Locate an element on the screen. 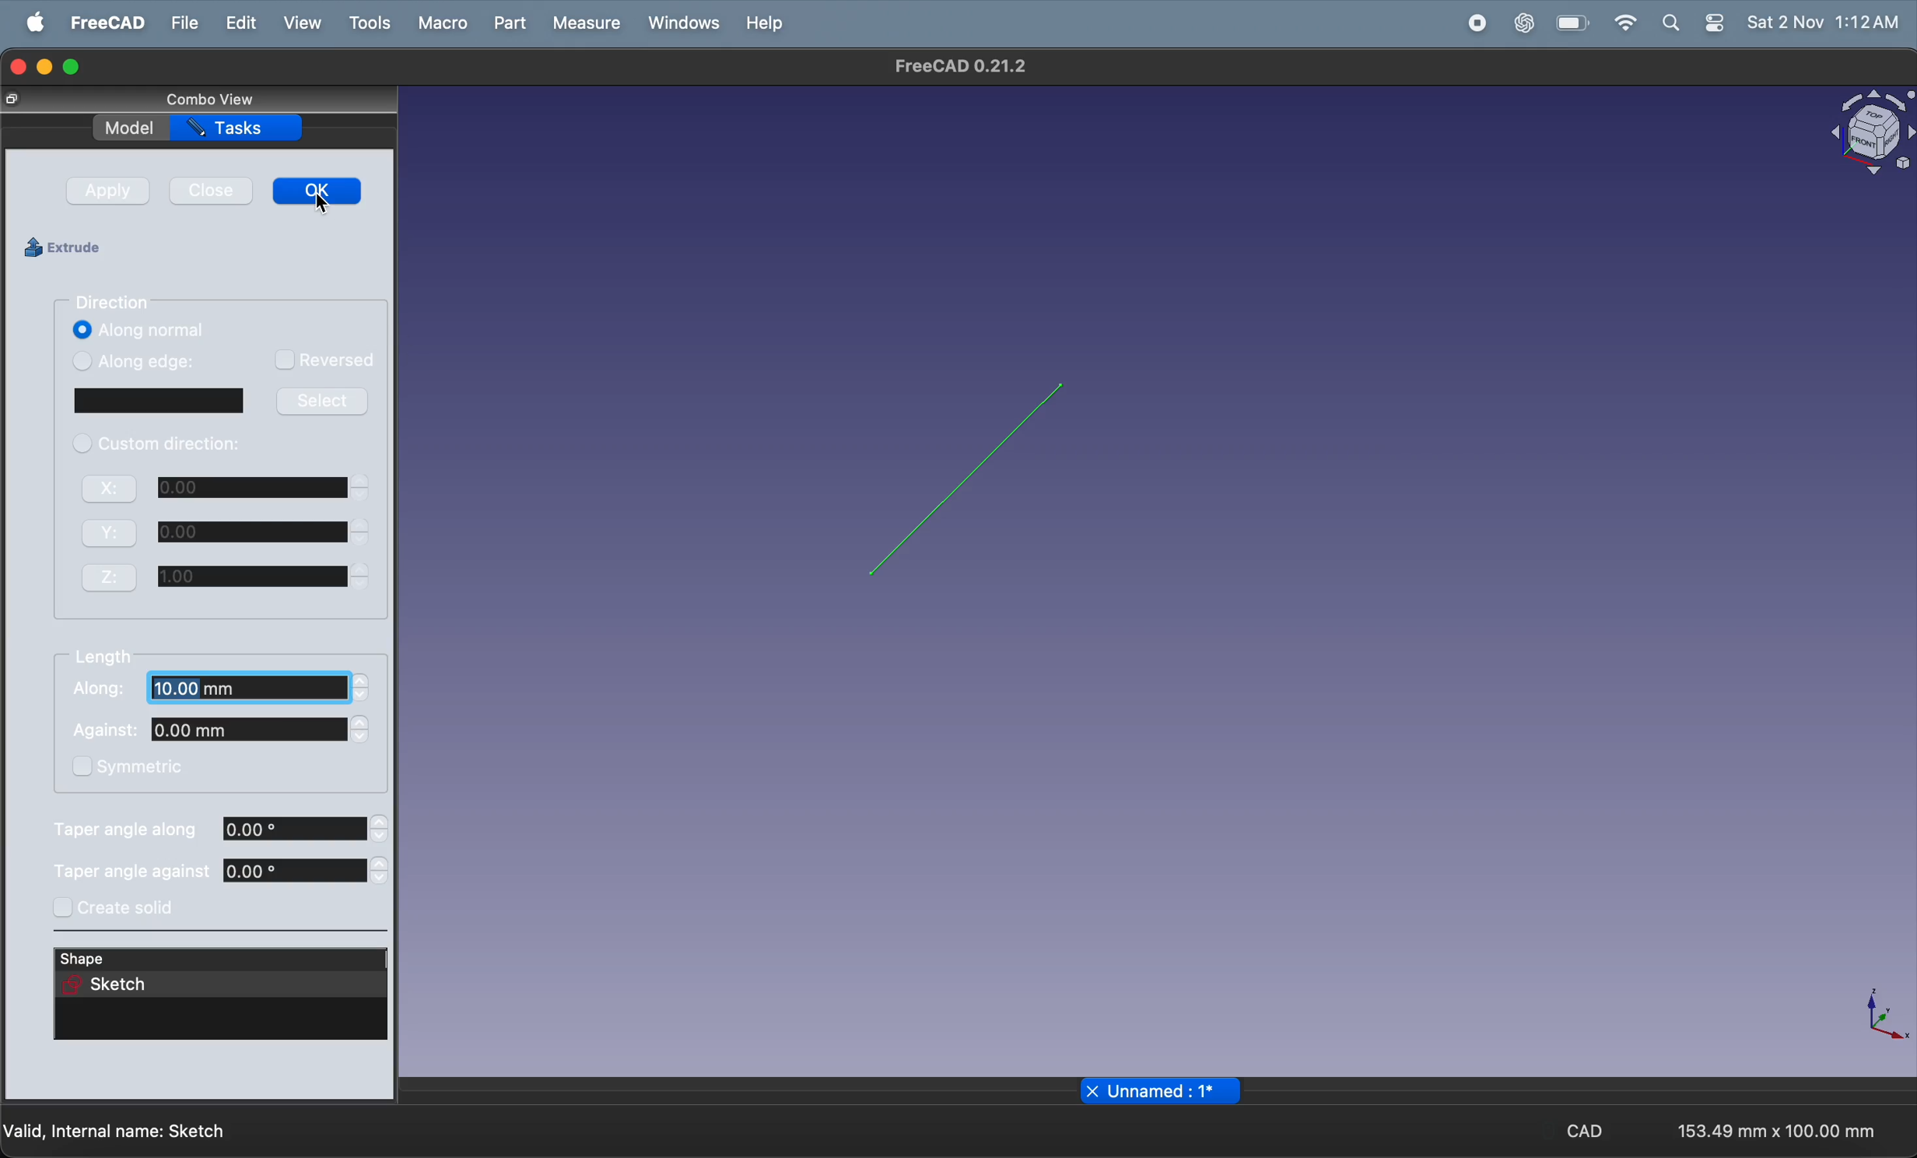 This screenshot has width=1917, height=1158. combo view is located at coordinates (233, 100).